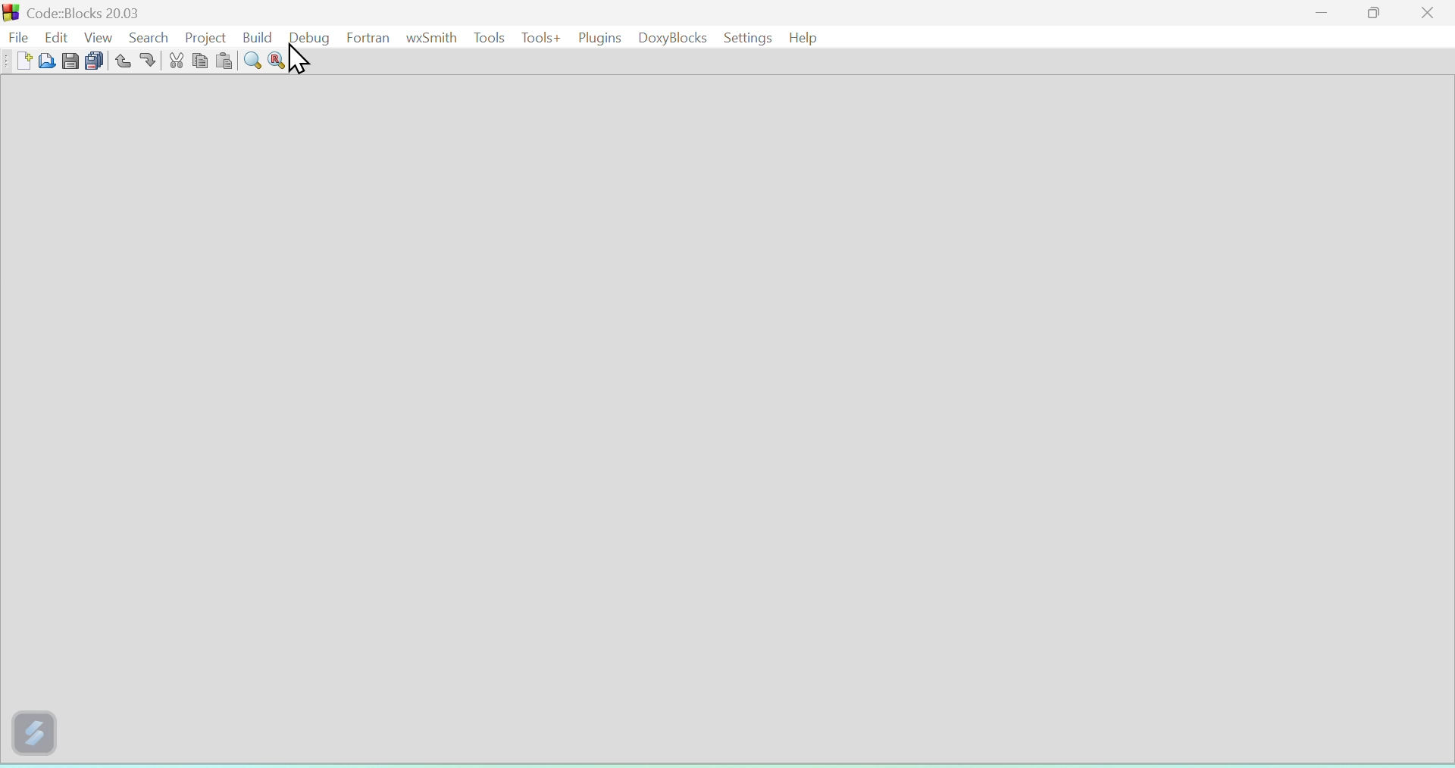  Describe the element at coordinates (276, 61) in the screenshot. I see `replace` at that location.